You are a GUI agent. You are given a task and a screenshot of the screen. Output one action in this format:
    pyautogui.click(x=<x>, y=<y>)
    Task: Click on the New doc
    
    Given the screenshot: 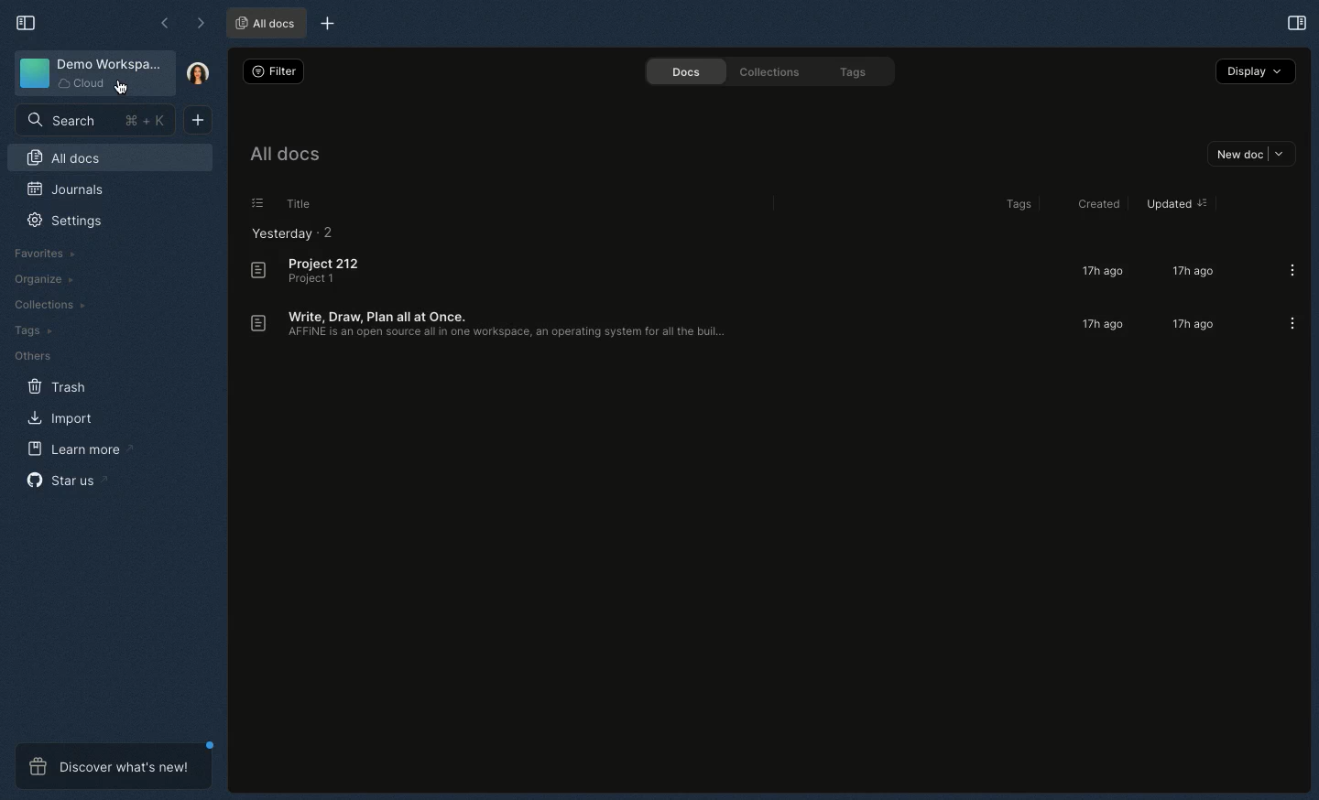 What is the action you would take?
    pyautogui.click(x=202, y=121)
    